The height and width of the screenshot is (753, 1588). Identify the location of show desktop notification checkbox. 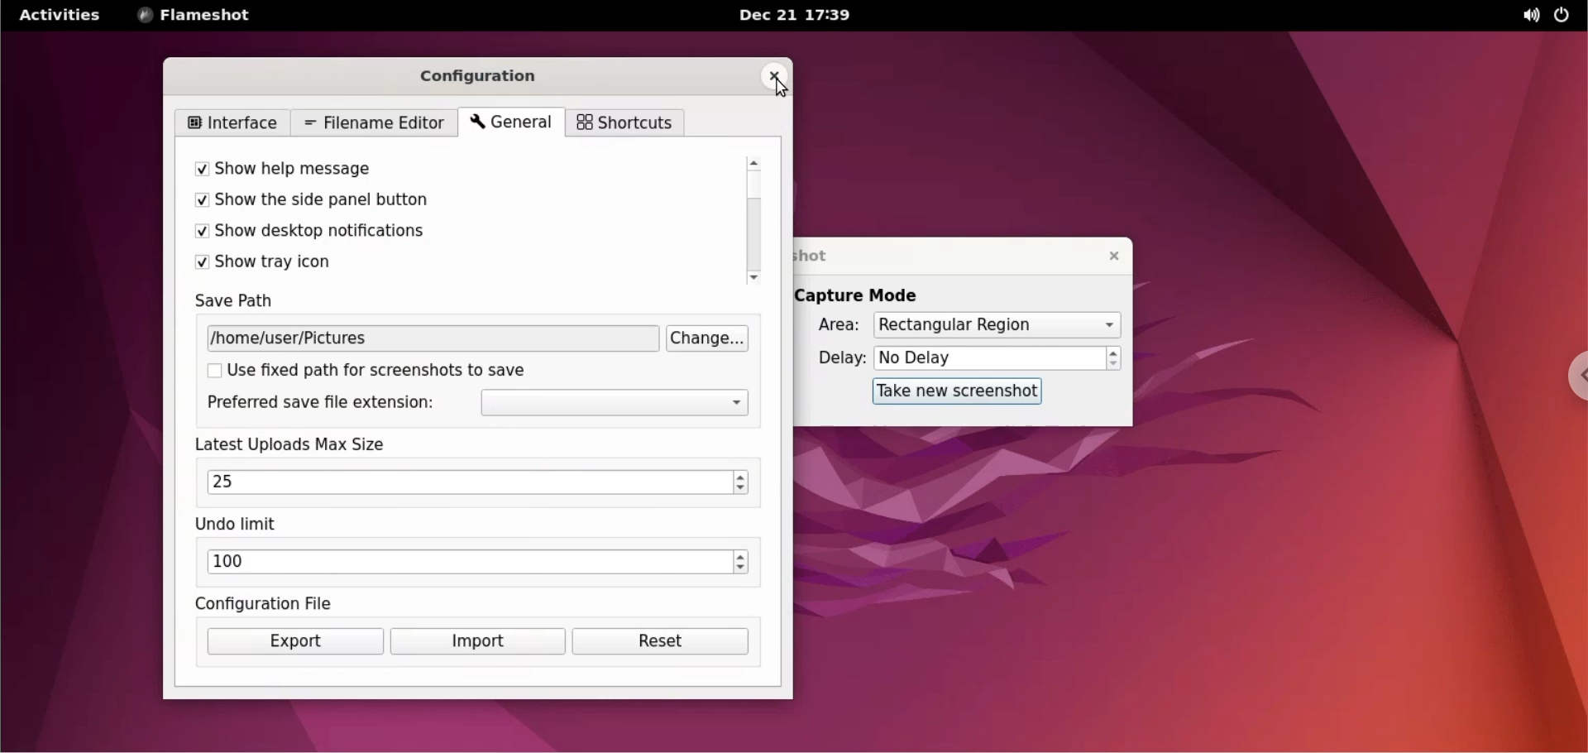
(436, 233).